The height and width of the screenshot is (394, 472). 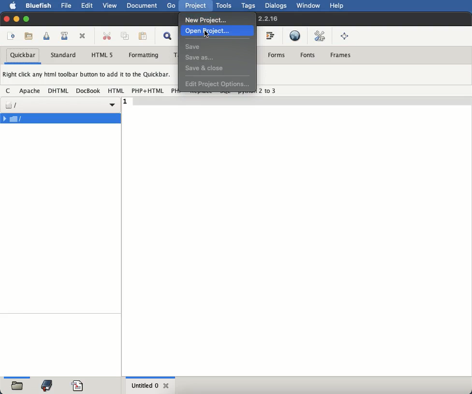 I want to click on quickbar, so click(x=24, y=56).